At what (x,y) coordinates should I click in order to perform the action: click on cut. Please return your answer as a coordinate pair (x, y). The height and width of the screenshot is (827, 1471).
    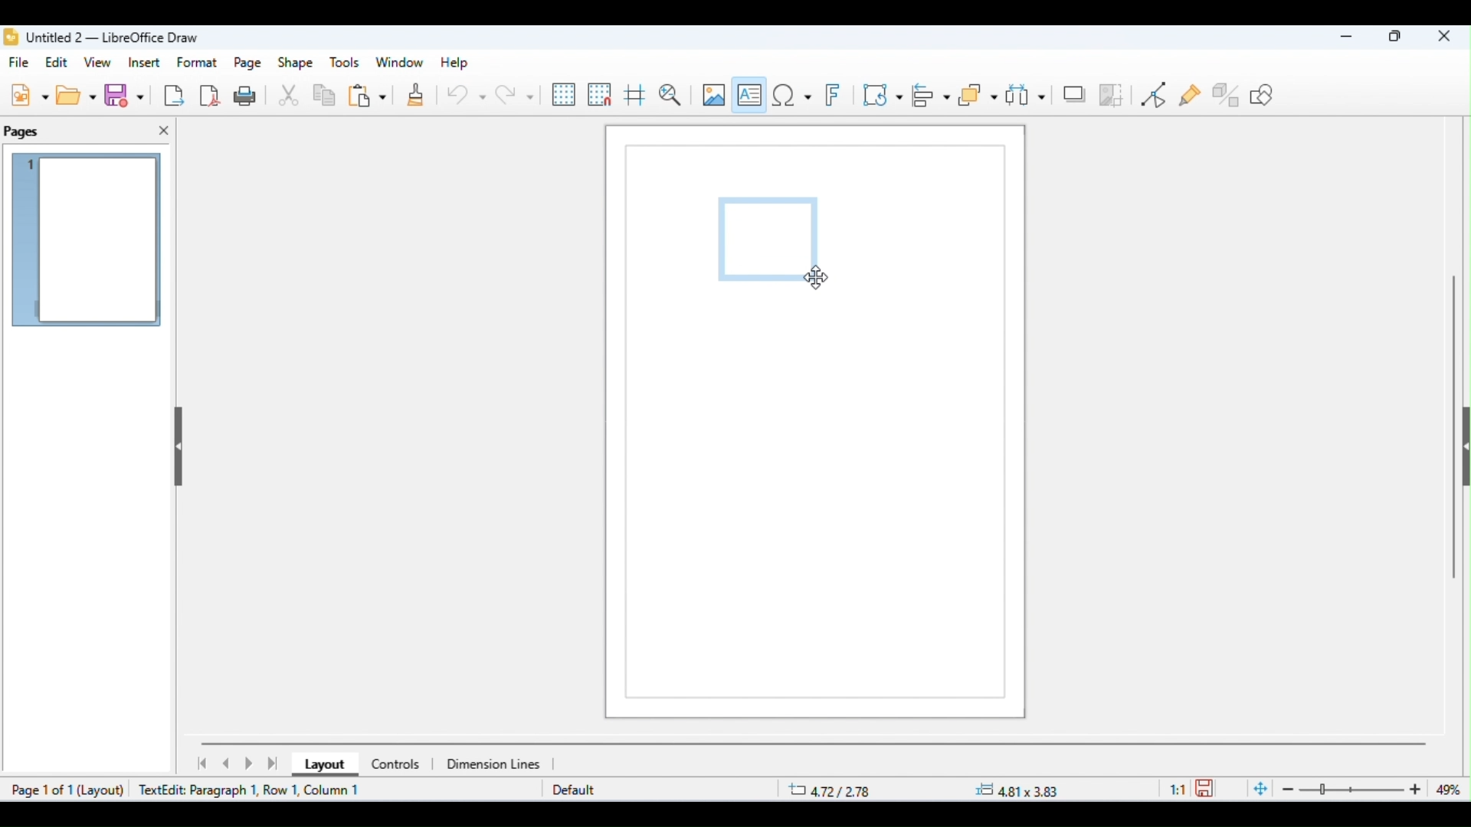
    Looking at the image, I should click on (290, 96).